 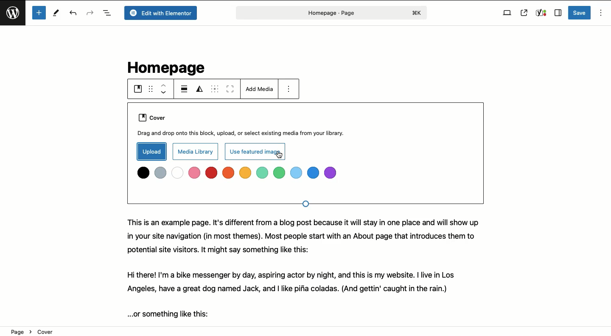 What do you see at coordinates (39, 13) in the screenshot?
I see `Add new block` at bounding box center [39, 13].